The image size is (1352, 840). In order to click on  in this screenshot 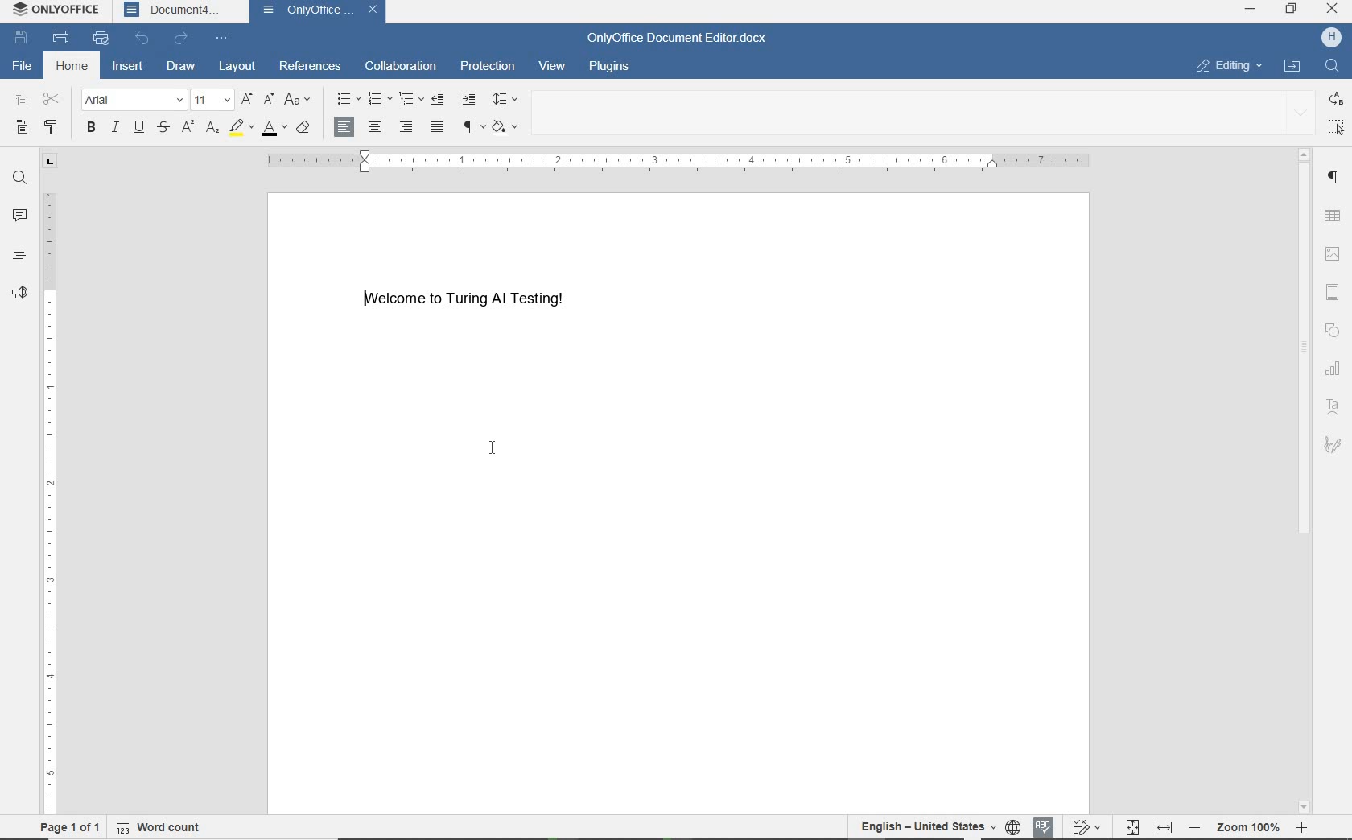, I will do `click(1336, 294)`.